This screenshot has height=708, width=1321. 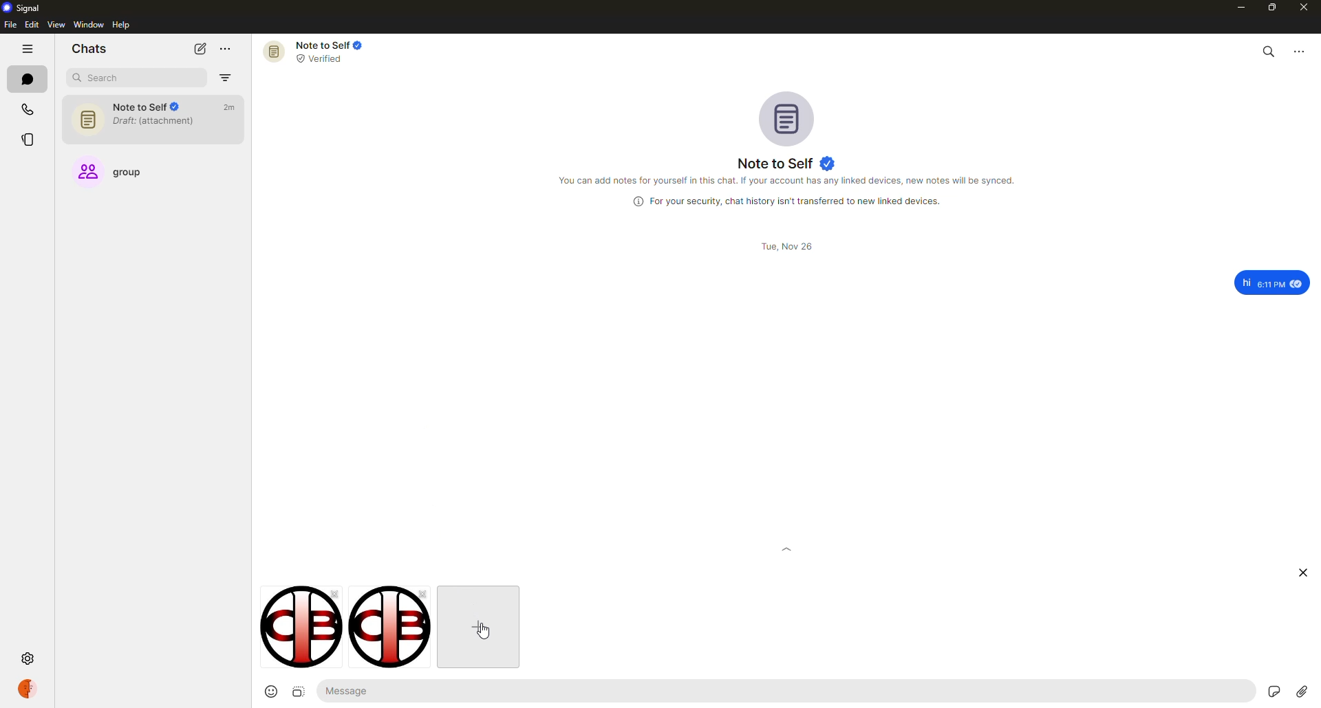 I want to click on cursor on add, so click(x=480, y=628).